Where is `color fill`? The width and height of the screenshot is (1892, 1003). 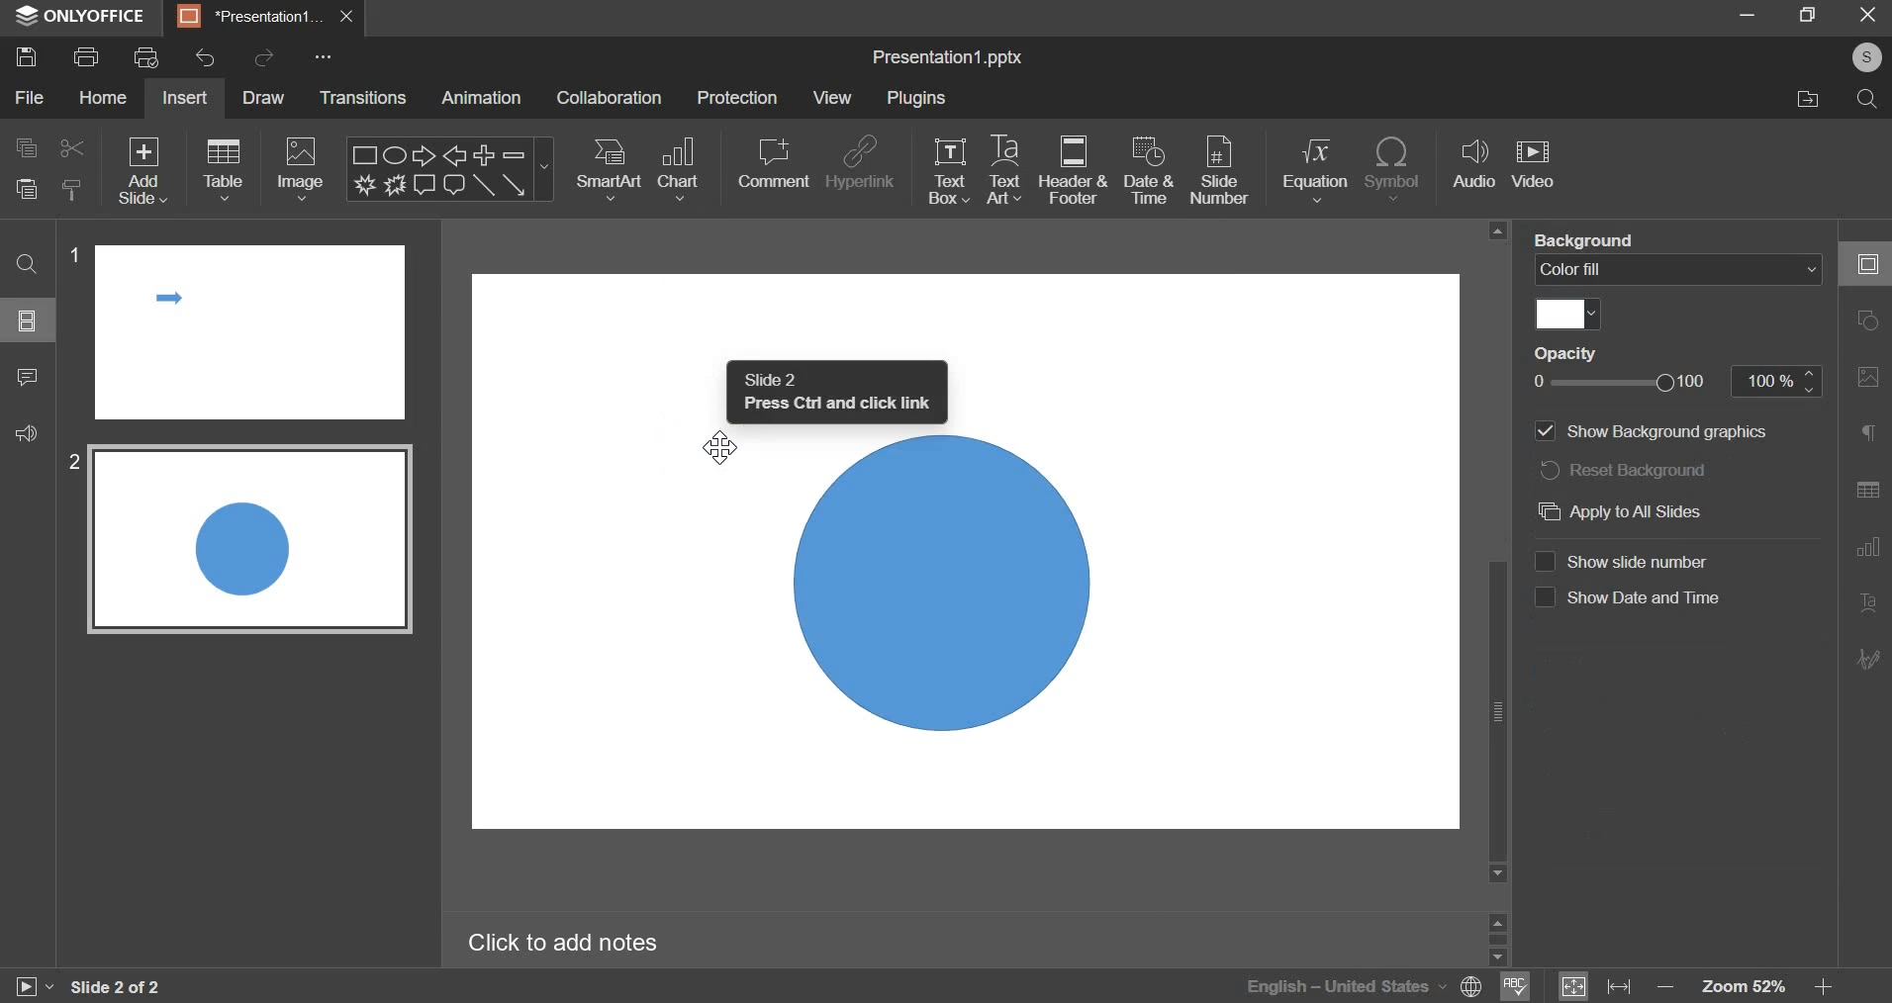 color fill is located at coordinates (1678, 270).